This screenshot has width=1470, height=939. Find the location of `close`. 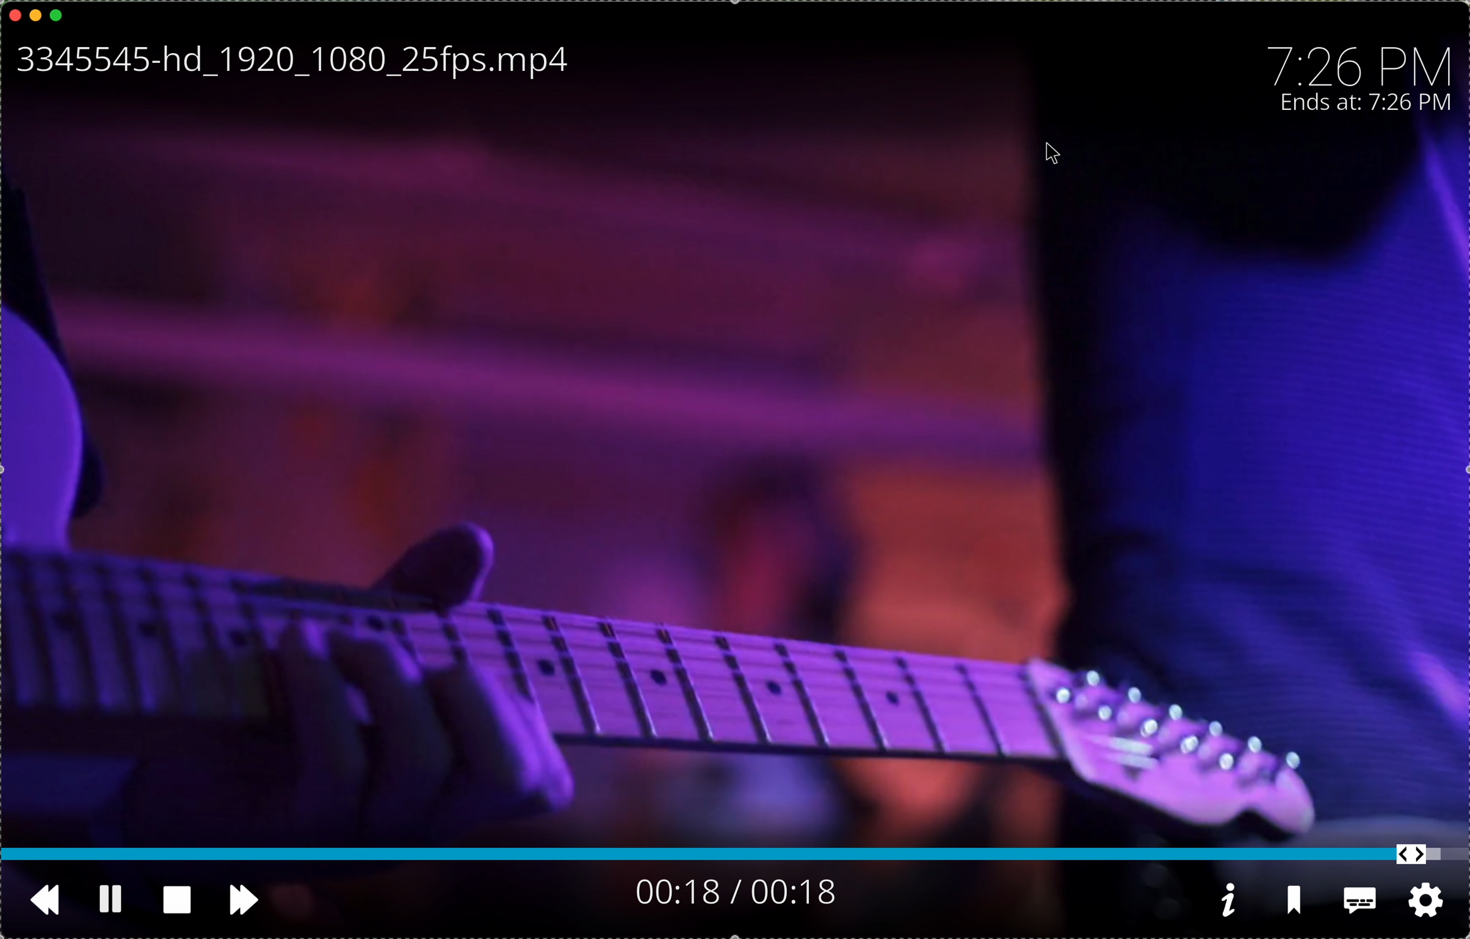

close is located at coordinates (15, 13).